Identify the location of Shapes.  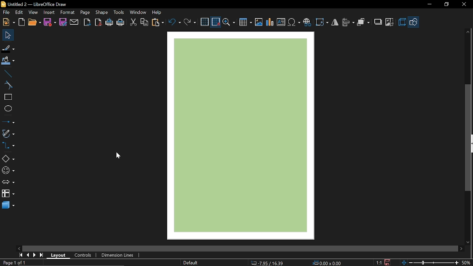
(8, 158).